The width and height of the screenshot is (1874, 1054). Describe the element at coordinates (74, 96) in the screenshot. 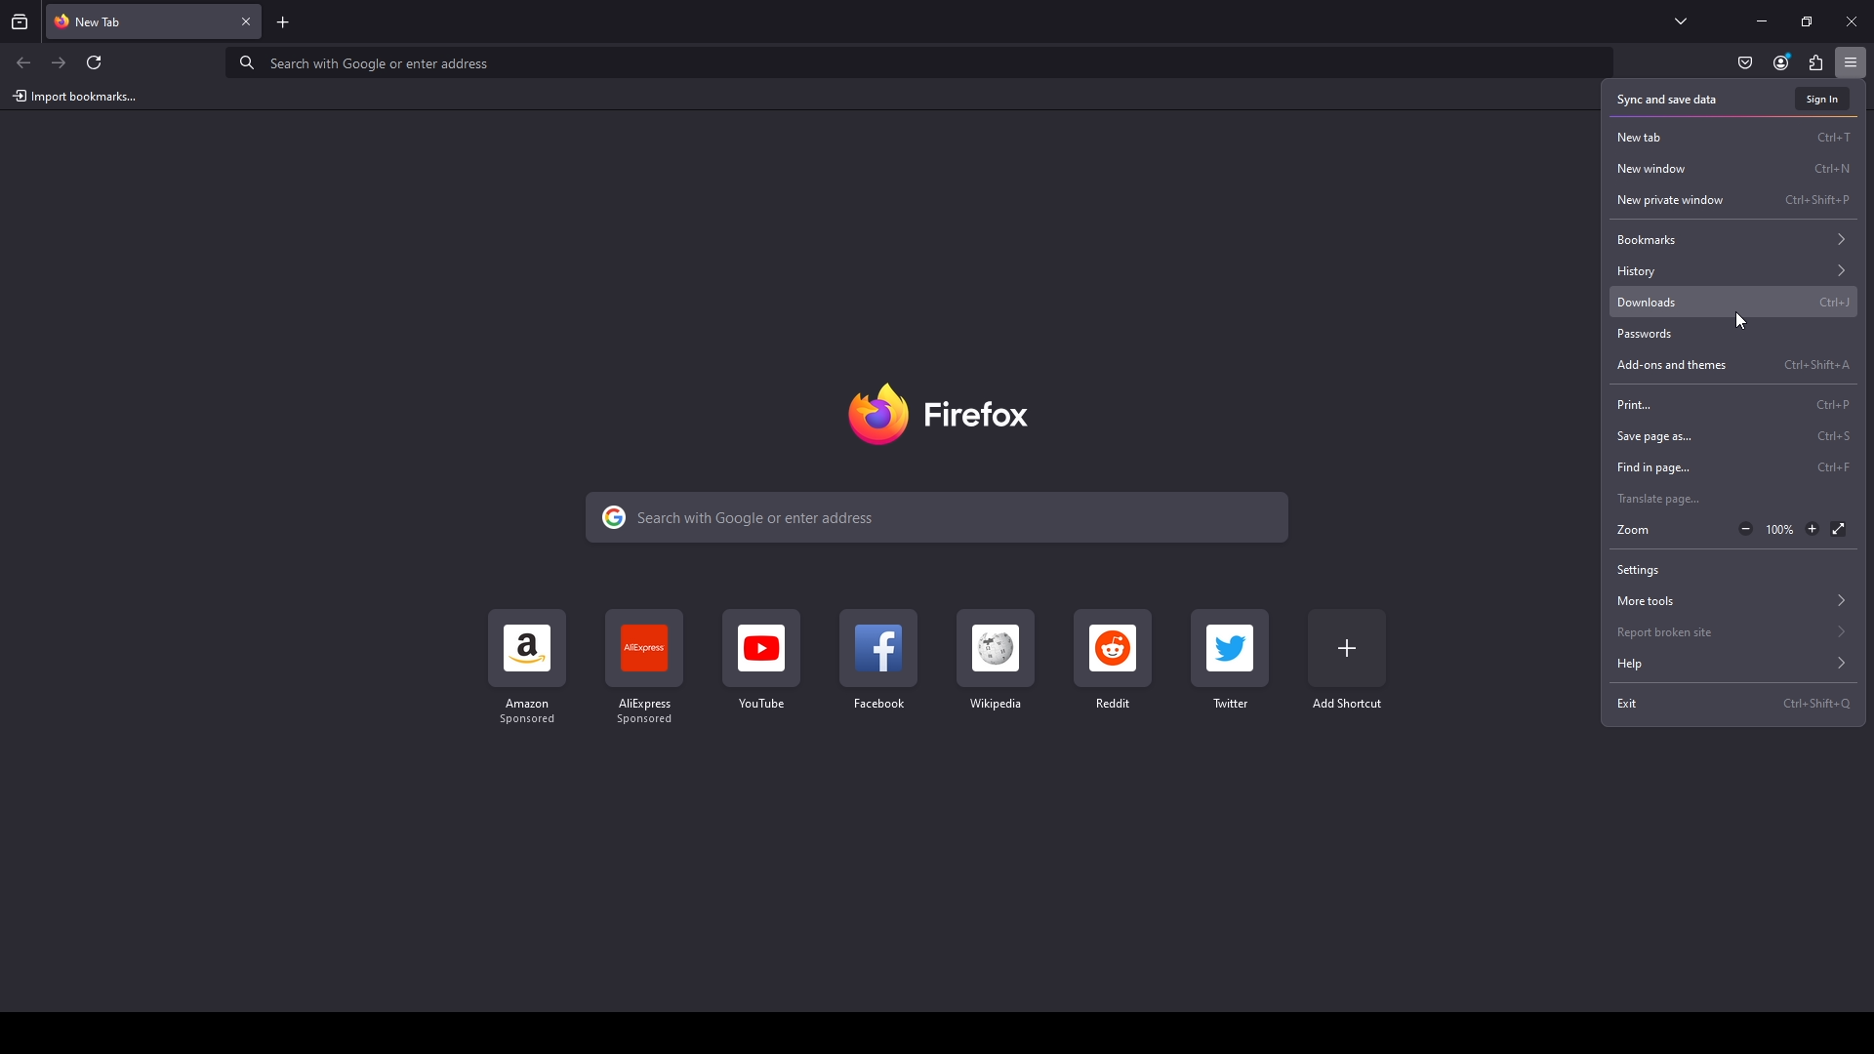

I see `Import bookmarks from another browser to Firefox` at that location.